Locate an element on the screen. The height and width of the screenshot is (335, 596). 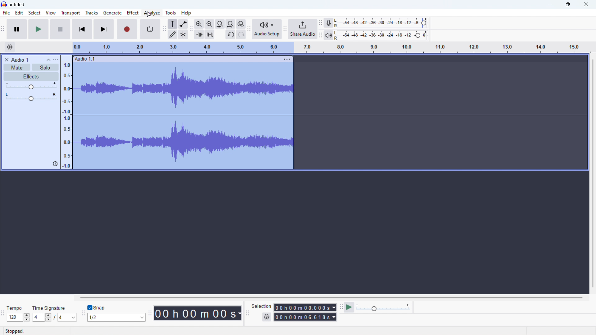
set time signature is located at coordinates (55, 317).